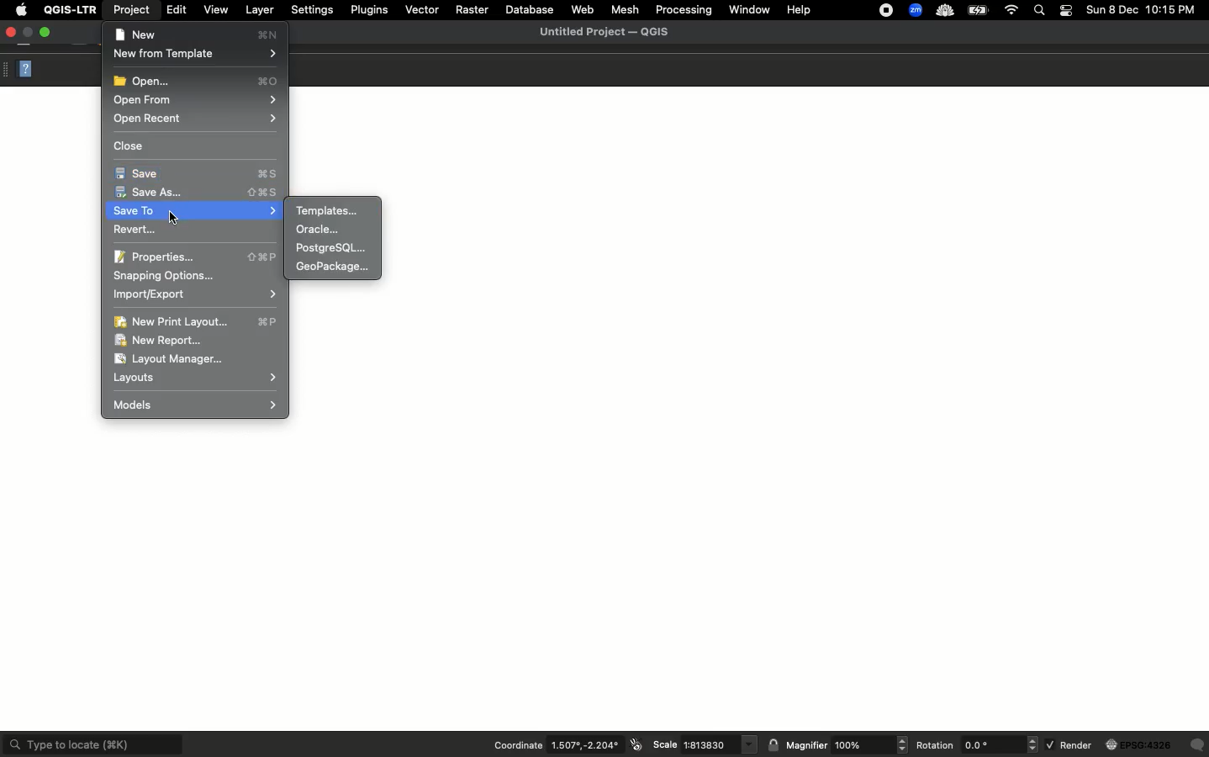 Image resolution: width=1209 pixels, height=757 pixels. I want to click on Database, so click(531, 8).